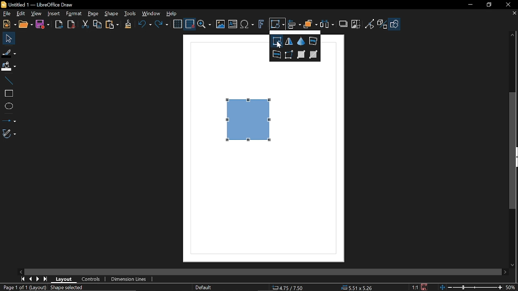 This screenshot has width=518, height=291. Describe the element at coordinates (161, 25) in the screenshot. I see `Redo` at that location.